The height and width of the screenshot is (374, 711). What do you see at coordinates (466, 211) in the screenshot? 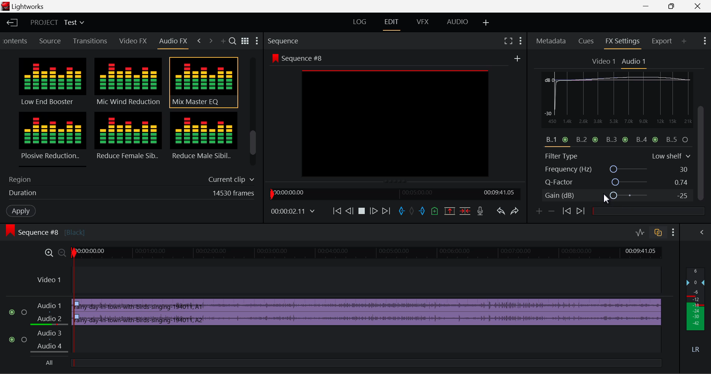
I see `Delete/Cut` at bounding box center [466, 211].